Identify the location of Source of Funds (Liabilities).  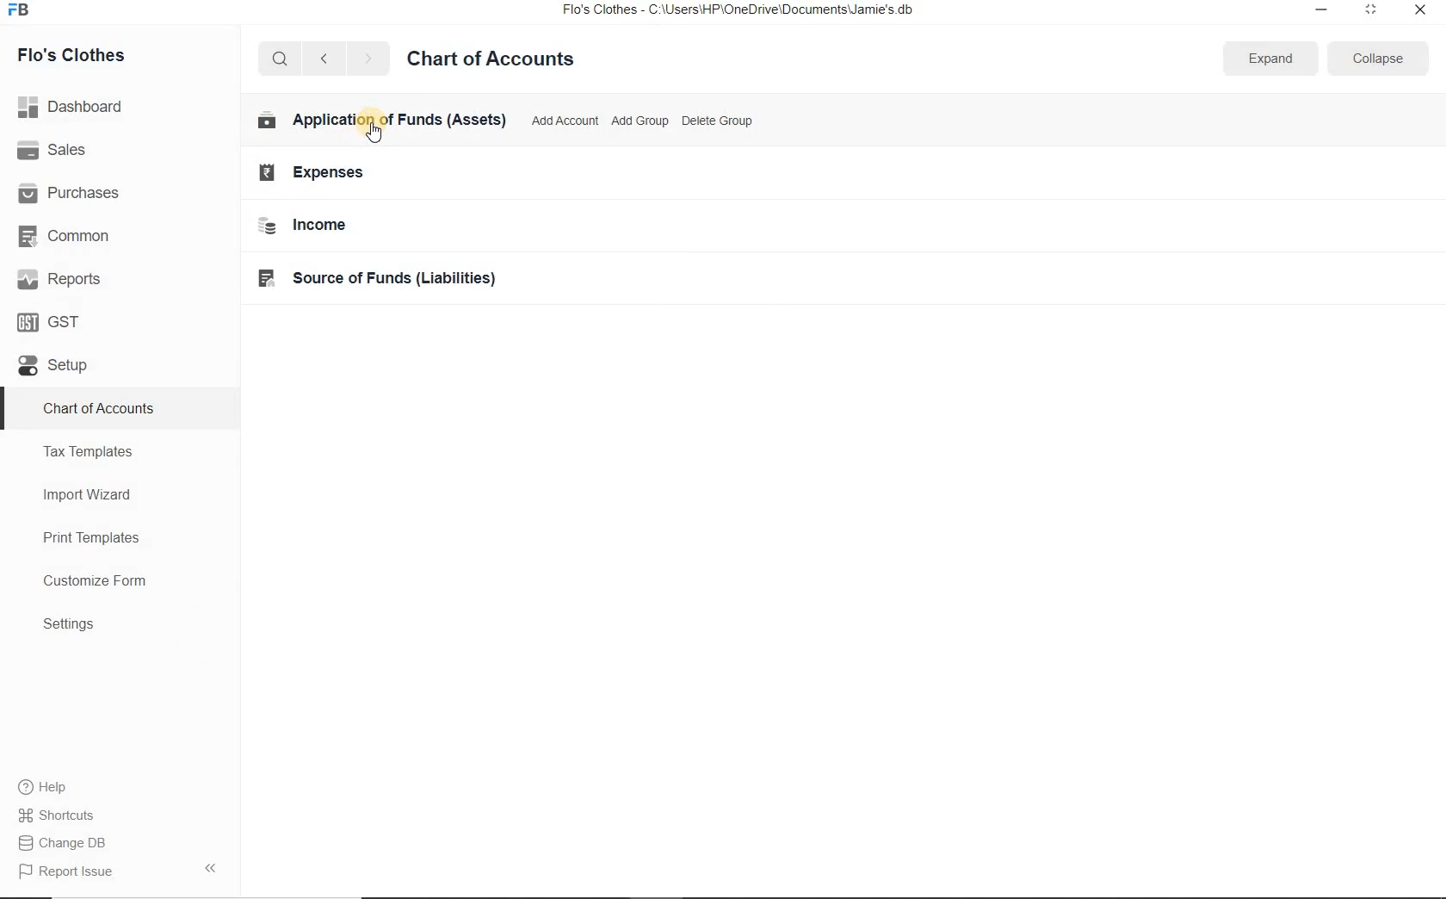
(386, 279).